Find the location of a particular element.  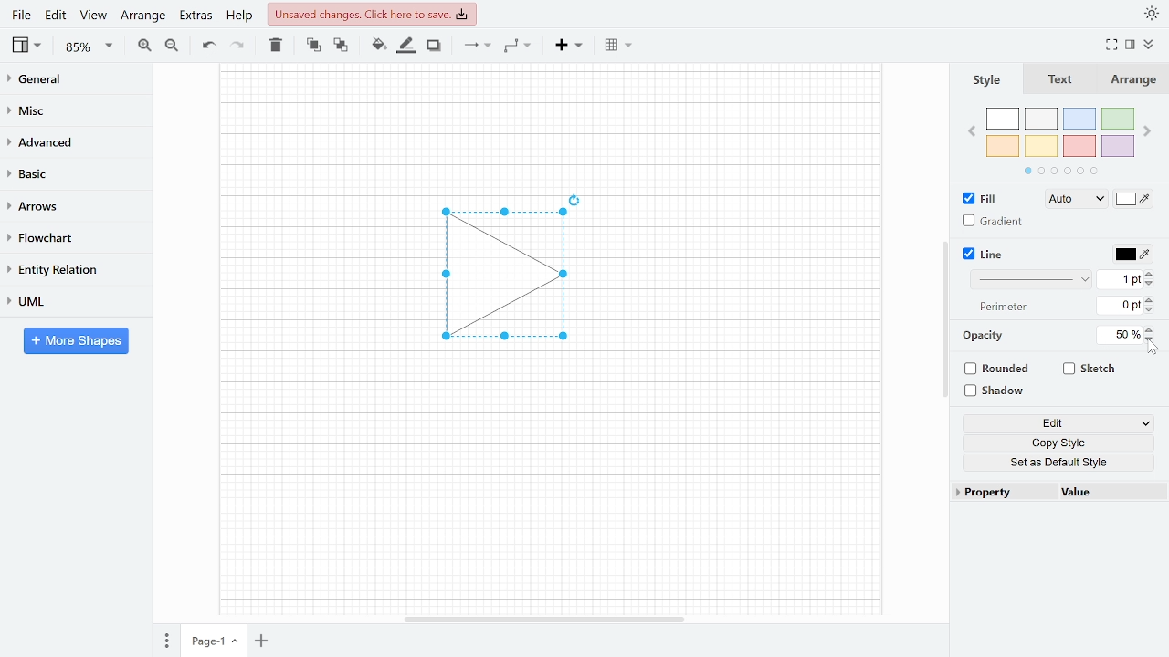

workspace is located at coordinates (549, 488).